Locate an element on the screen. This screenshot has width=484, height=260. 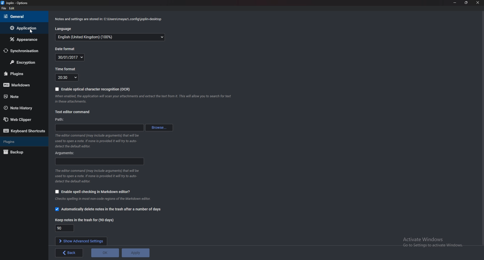
Keep notes in the trash for is located at coordinates (65, 228).